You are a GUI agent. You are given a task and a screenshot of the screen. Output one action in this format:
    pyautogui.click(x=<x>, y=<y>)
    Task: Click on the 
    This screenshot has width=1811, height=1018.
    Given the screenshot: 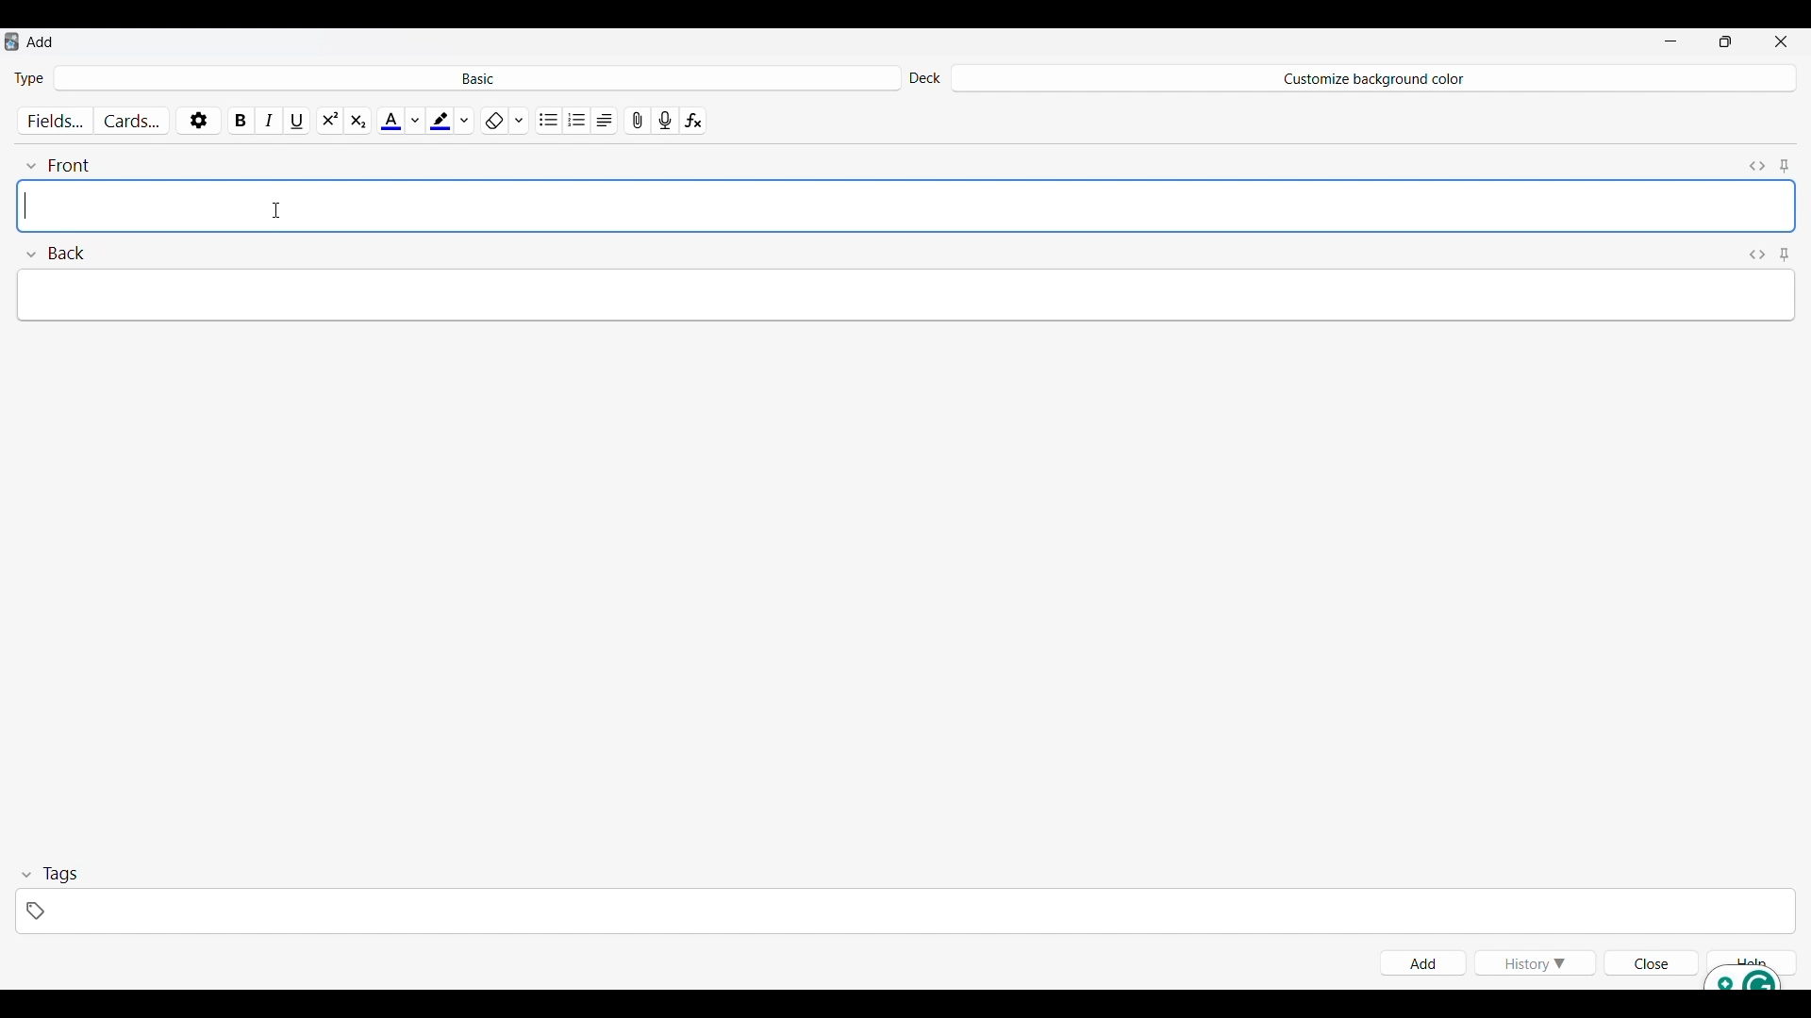 What is the action you would take?
    pyautogui.click(x=1536, y=962)
    